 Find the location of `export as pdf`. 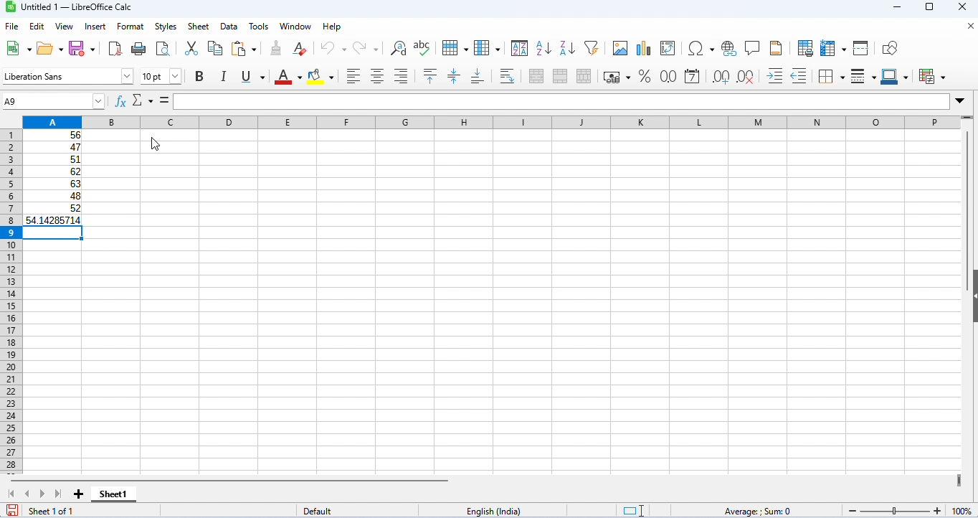

export as pdf is located at coordinates (115, 49).